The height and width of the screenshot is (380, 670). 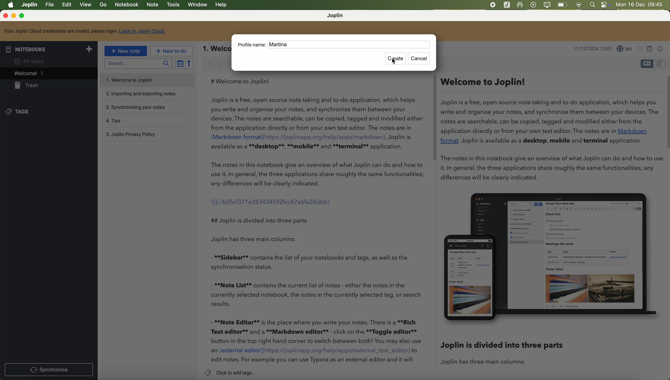 What do you see at coordinates (661, 63) in the screenshot?
I see `toggle editors` at bounding box center [661, 63].